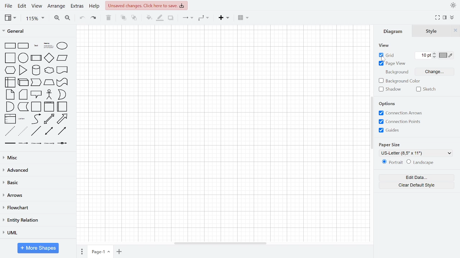 Image resolution: width=460 pixels, height=258 pixels. Describe the element at coordinates (149, 18) in the screenshot. I see `fill color` at that location.